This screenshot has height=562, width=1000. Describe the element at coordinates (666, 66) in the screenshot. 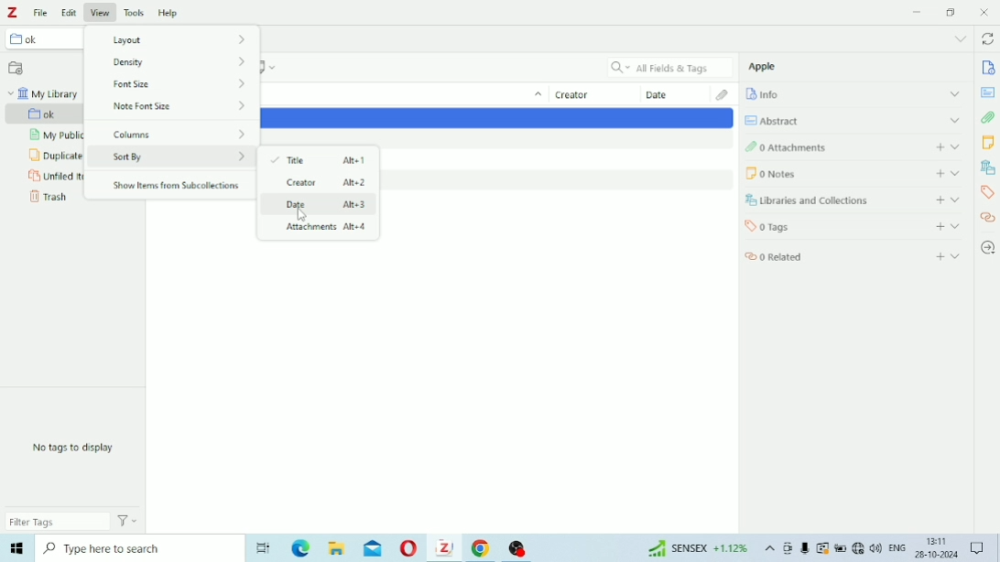

I see `Search All Fields & Tags` at that location.